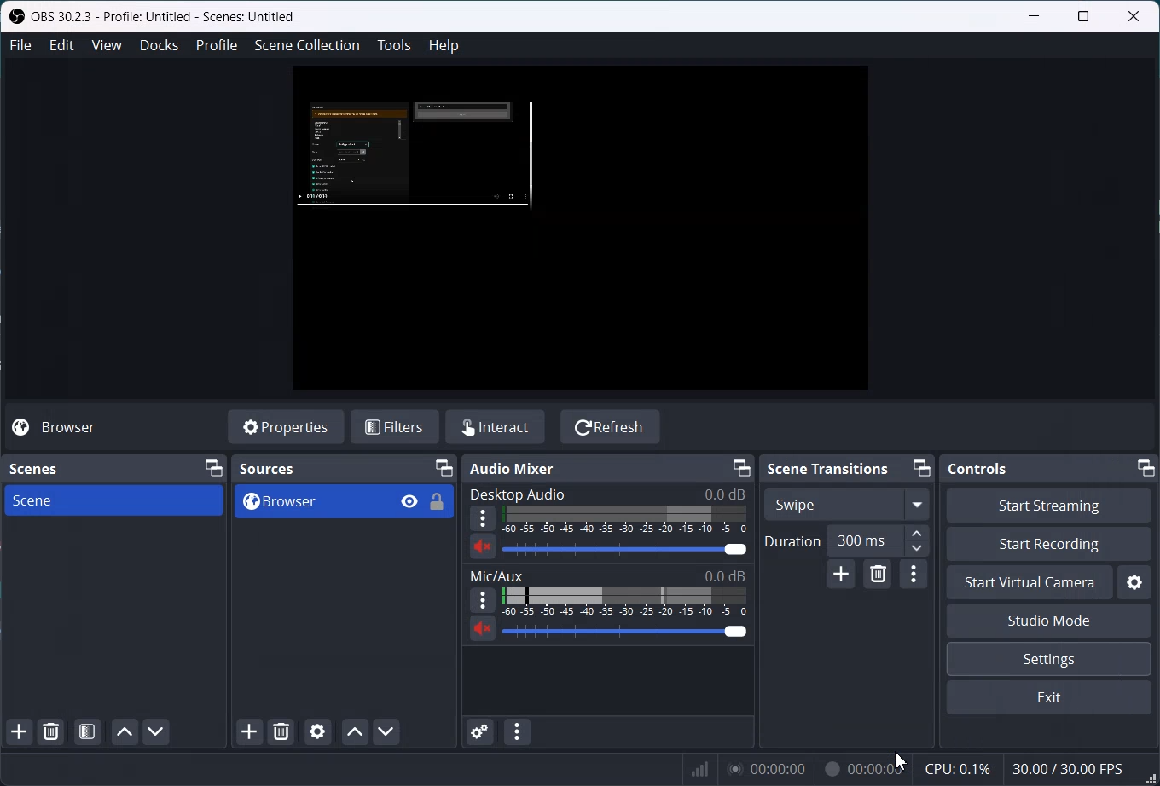 The image size is (1160, 786). I want to click on Mute/ Unmute, so click(481, 630).